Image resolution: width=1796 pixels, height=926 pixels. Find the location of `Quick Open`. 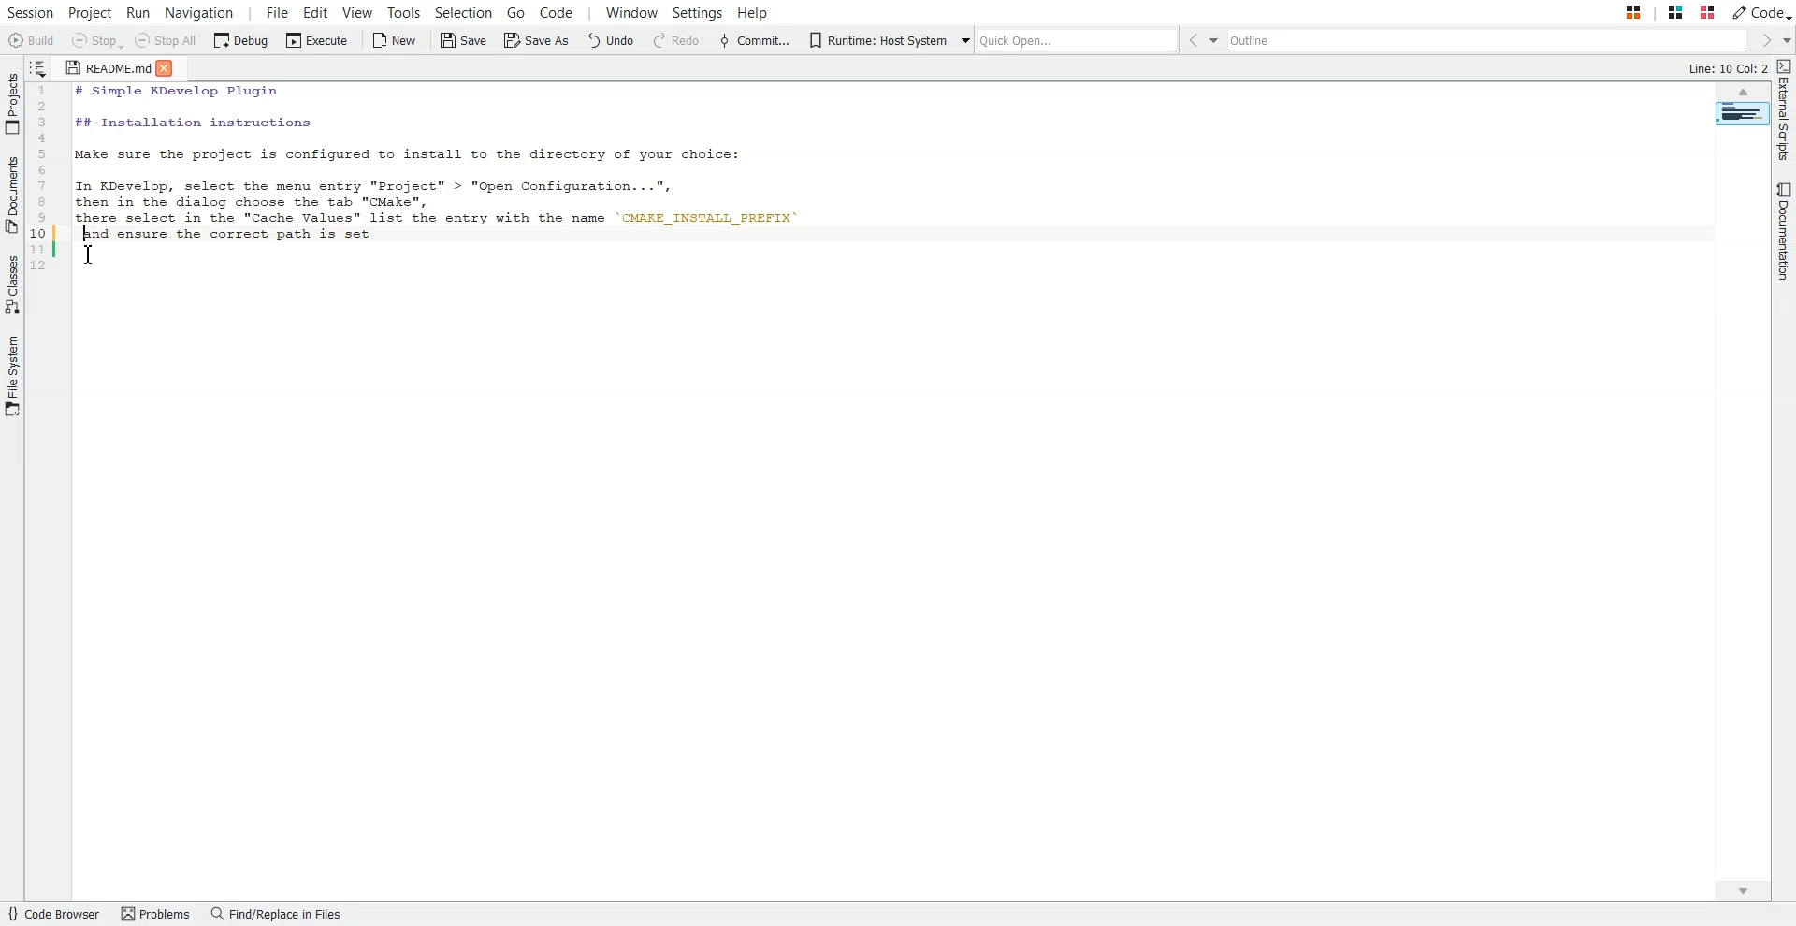

Quick Open is located at coordinates (1071, 39).